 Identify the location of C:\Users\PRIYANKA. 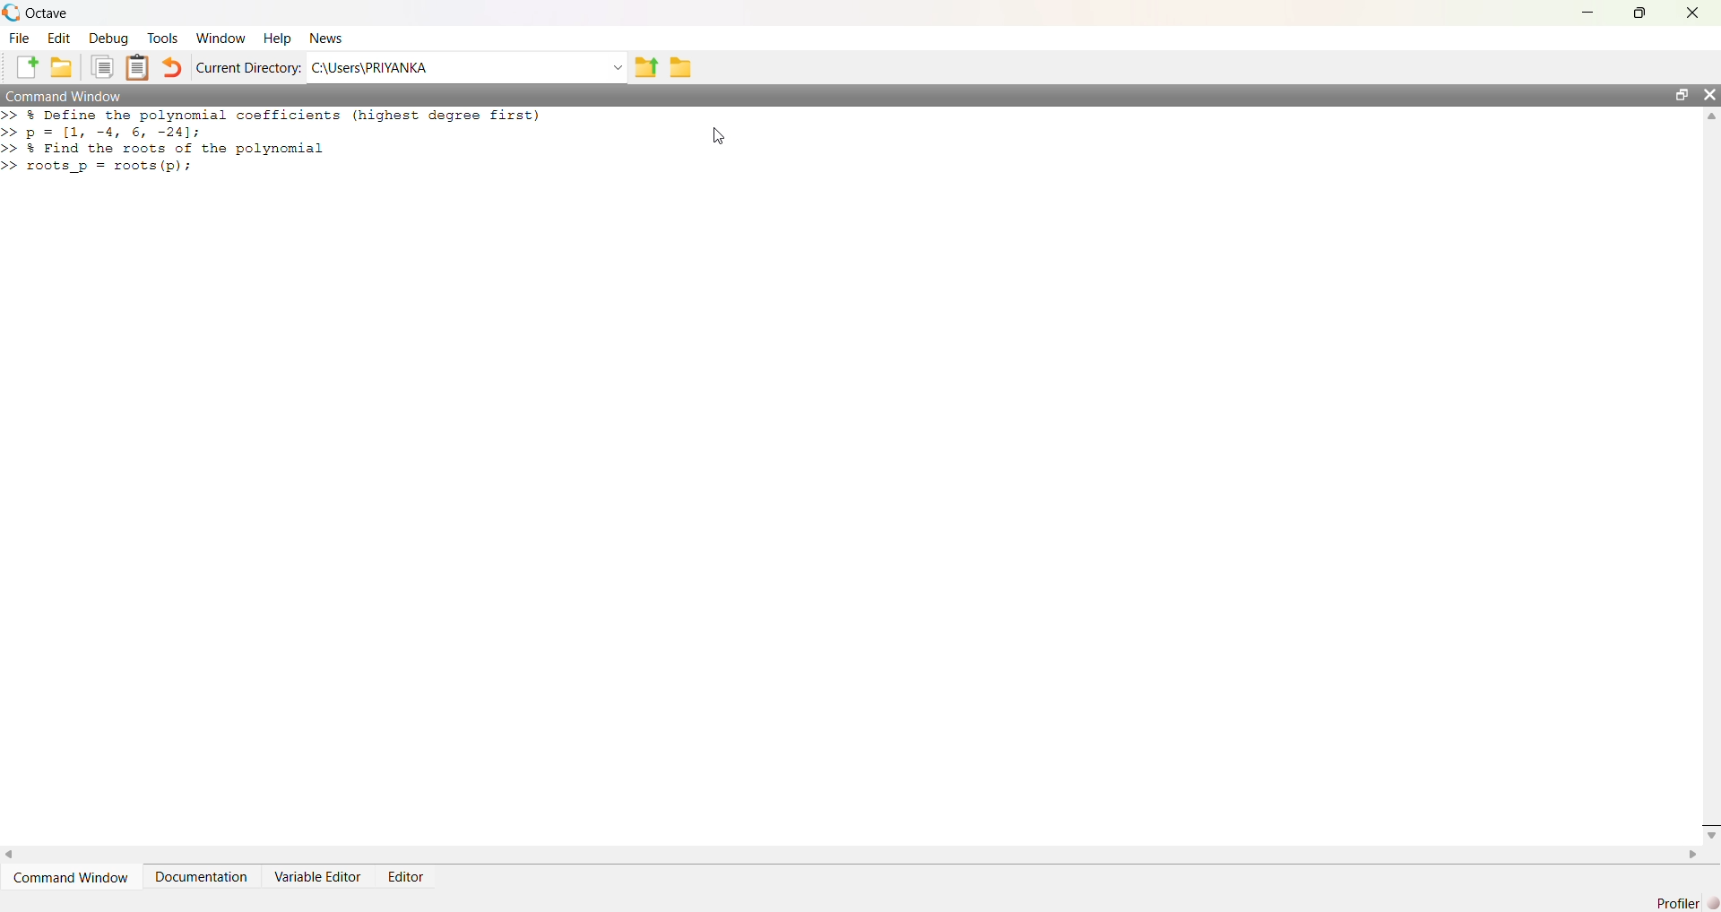
(468, 68).